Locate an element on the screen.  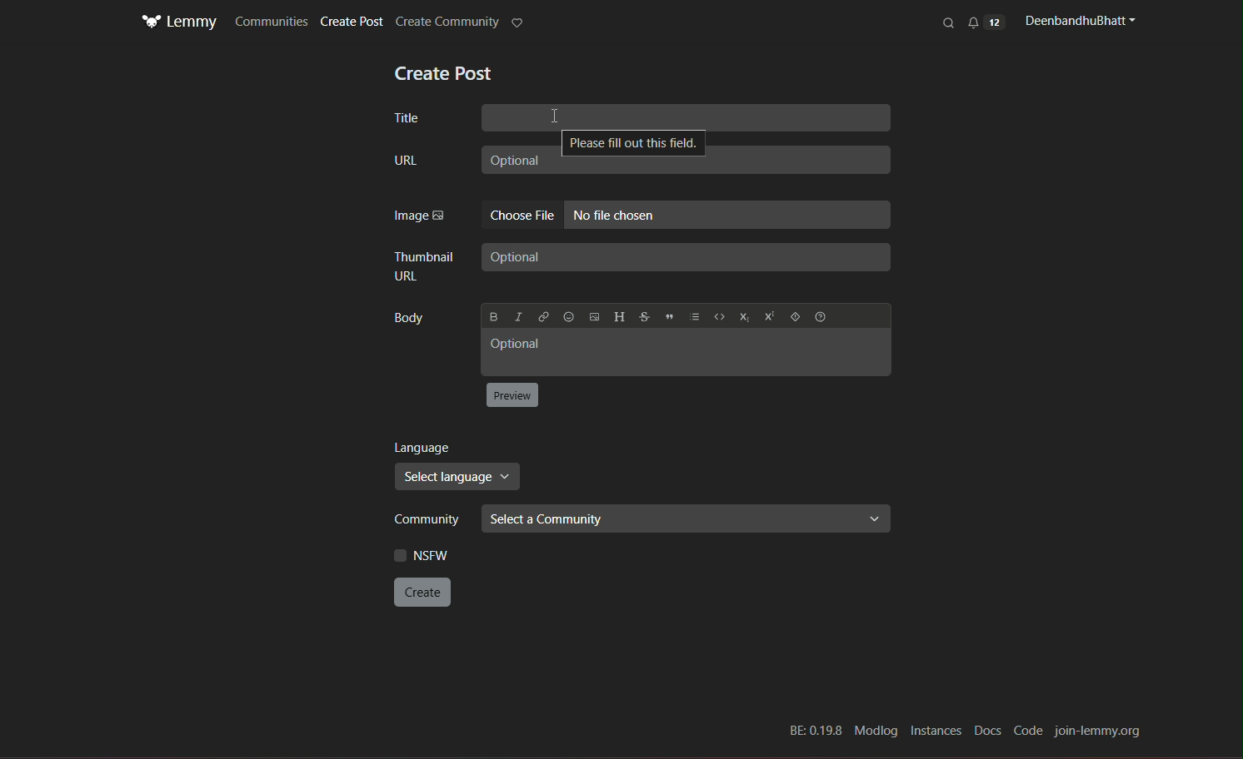
Emoji is located at coordinates (569, 316).